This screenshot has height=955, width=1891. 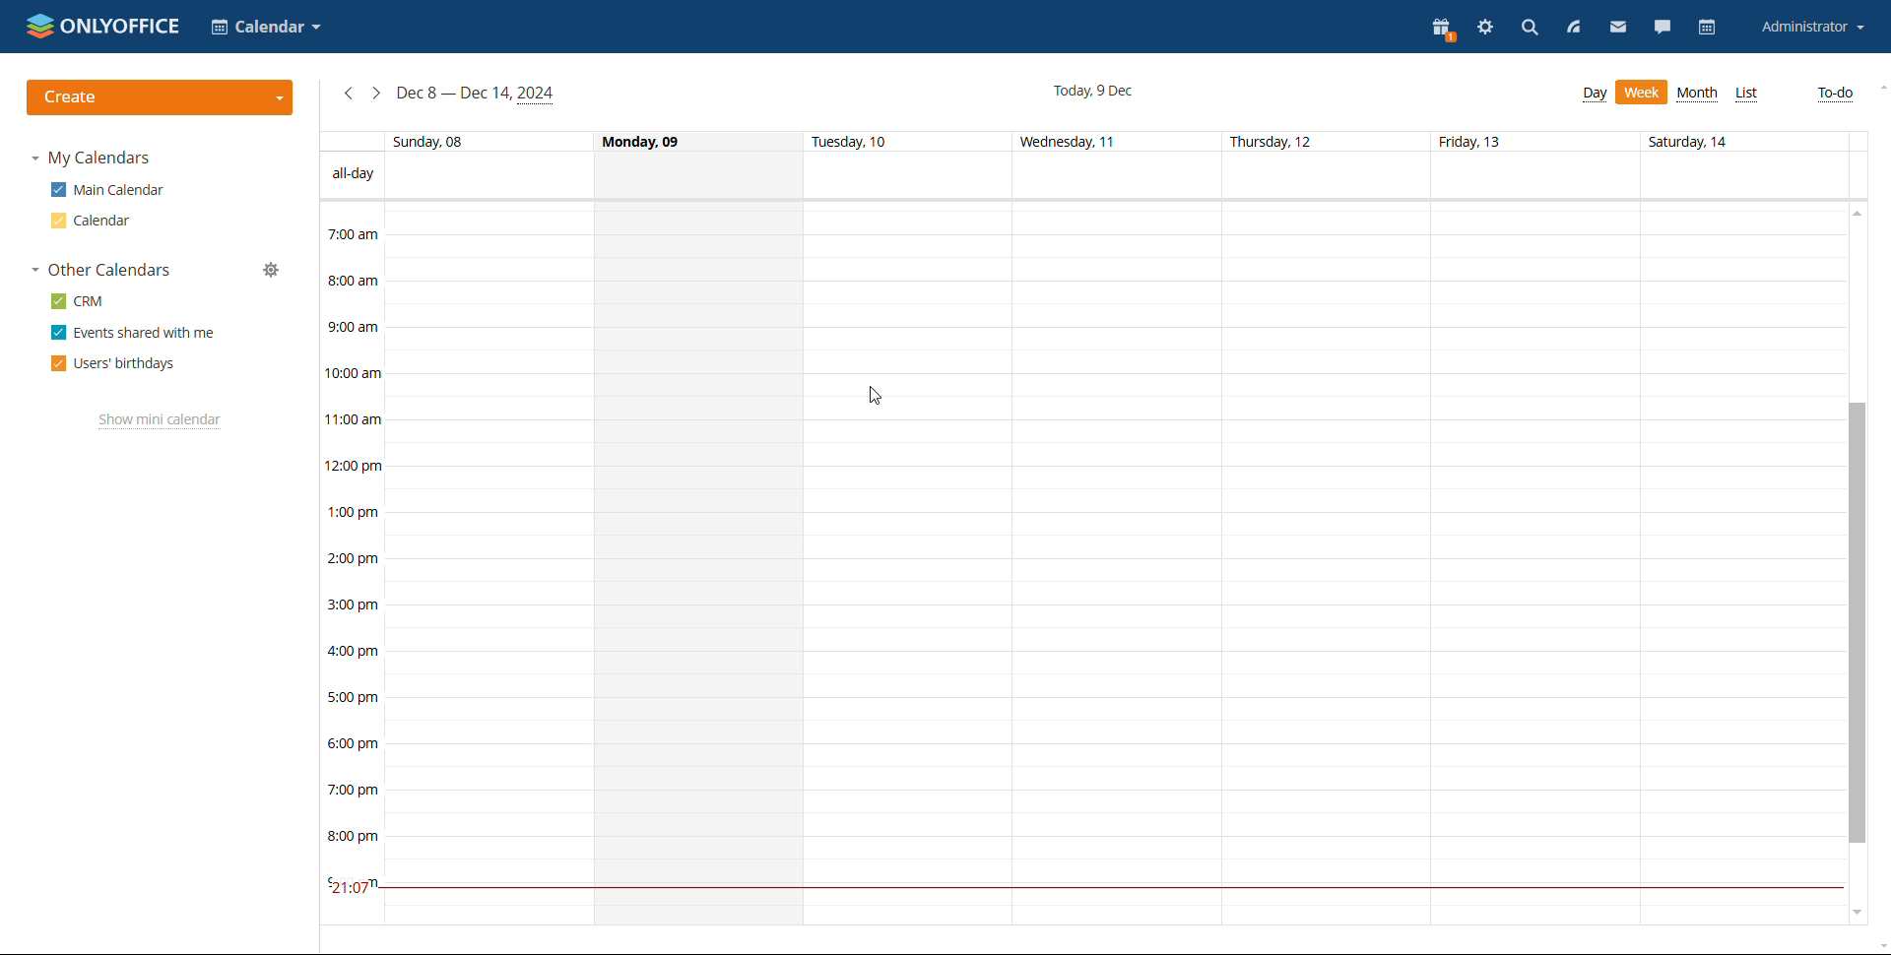 What do you see at coordinates (90, 159) in the screenshot?
I see `my calendars` at bounding box center [90, 159].